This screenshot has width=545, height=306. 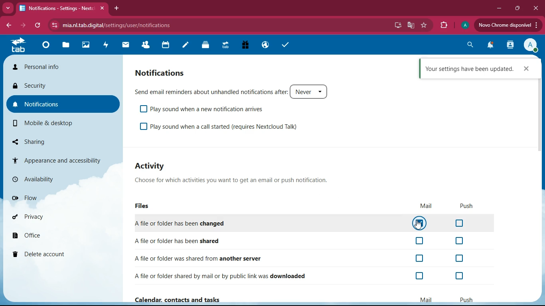 What do you see at coordinates (61, 66) in the screenshot?
I see `personal info` at bounding box center [61, 66].